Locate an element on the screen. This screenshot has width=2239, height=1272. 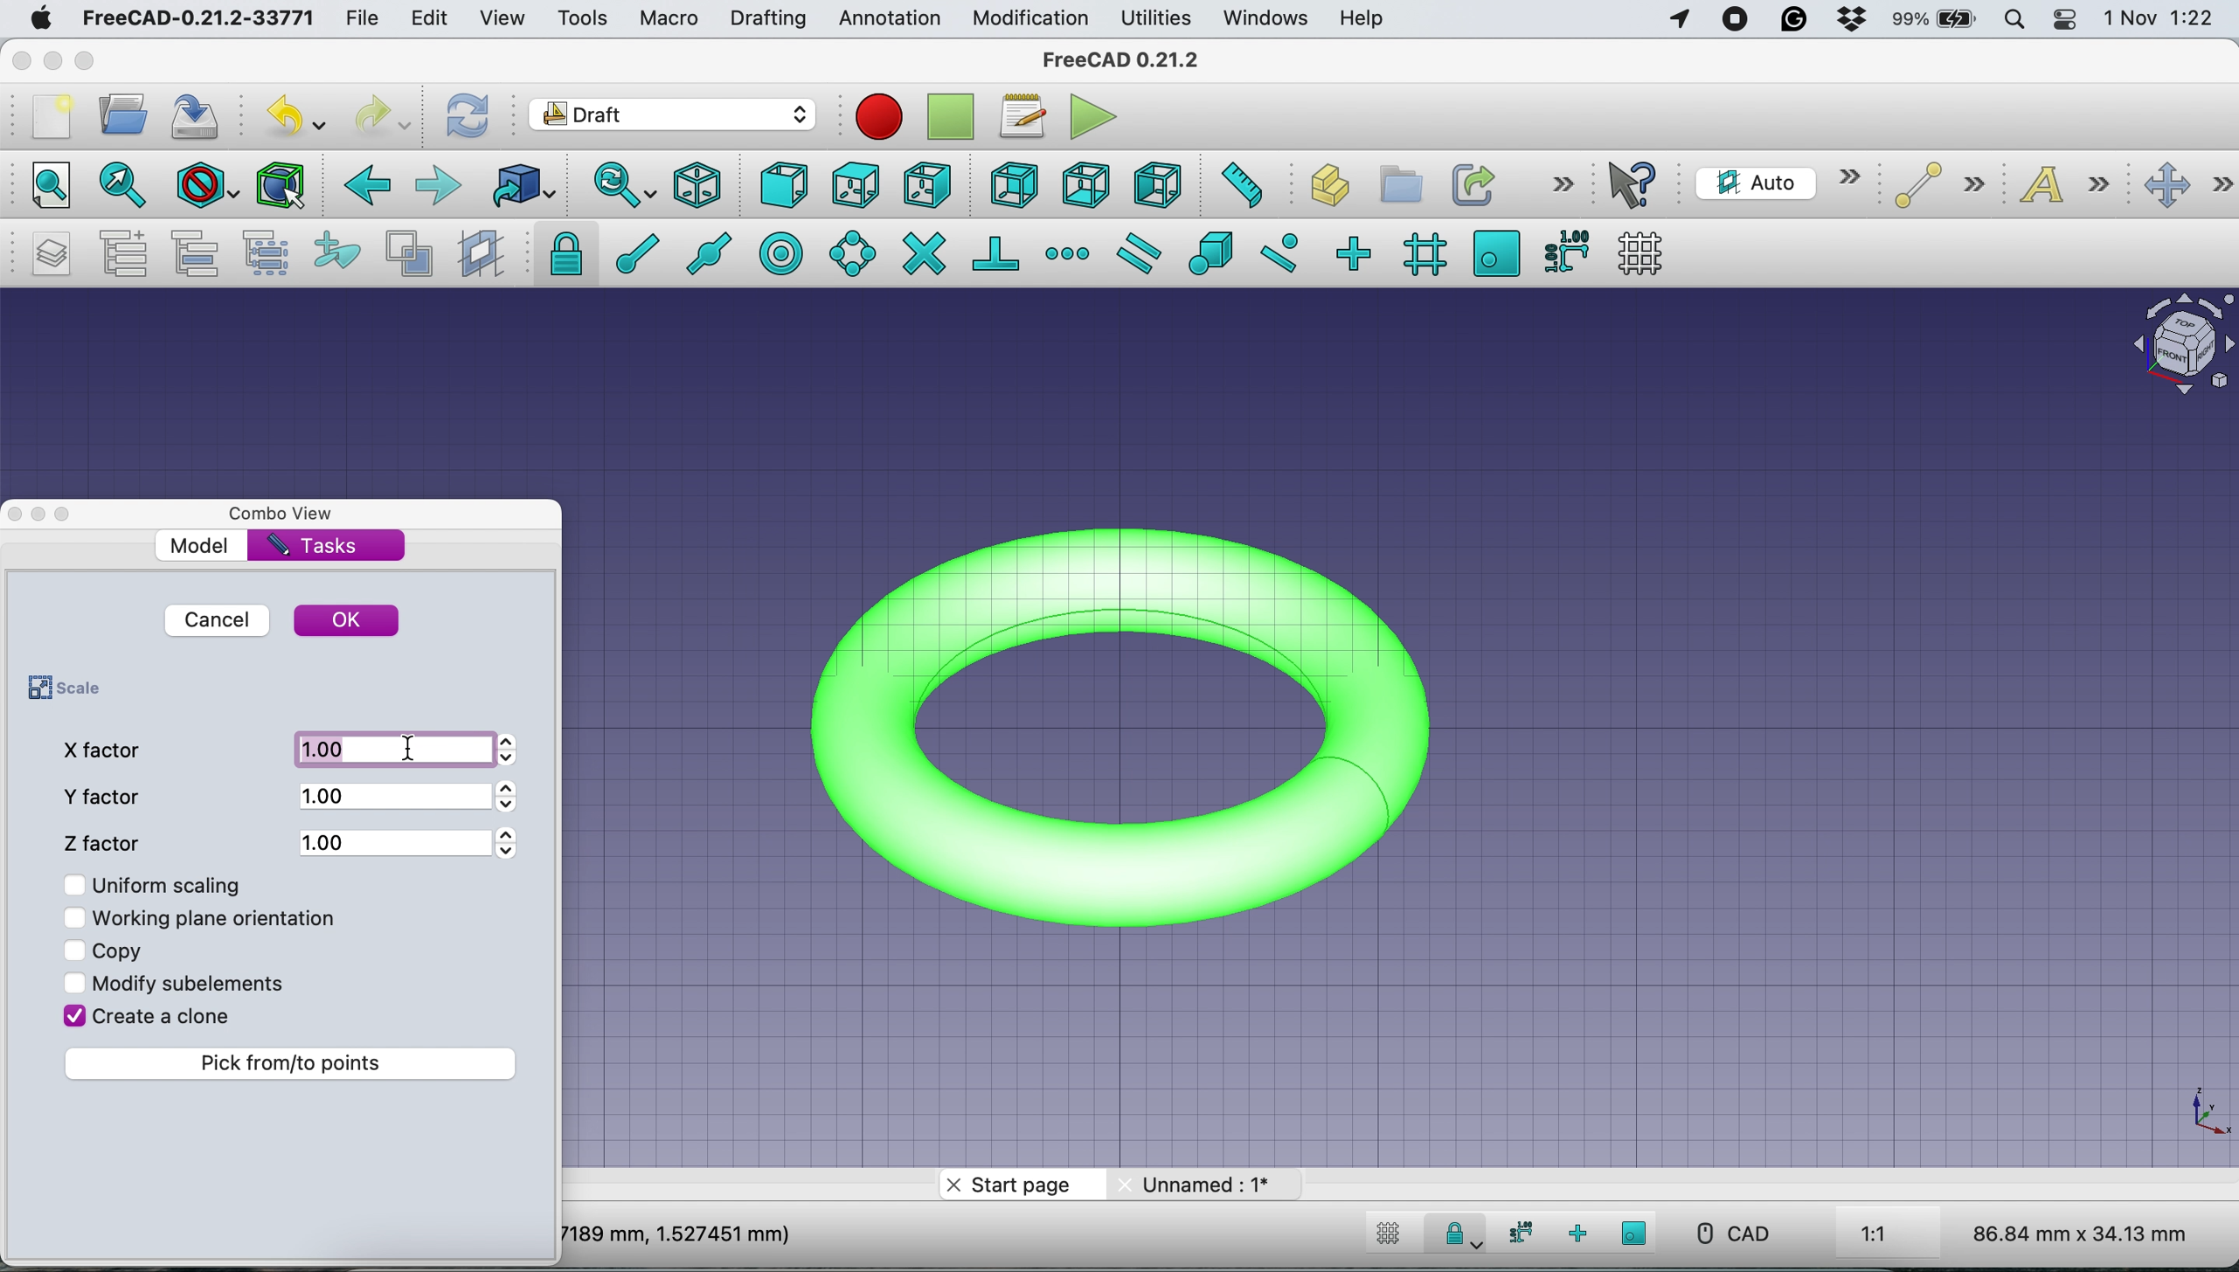
close is located at coordinates (18, 60).